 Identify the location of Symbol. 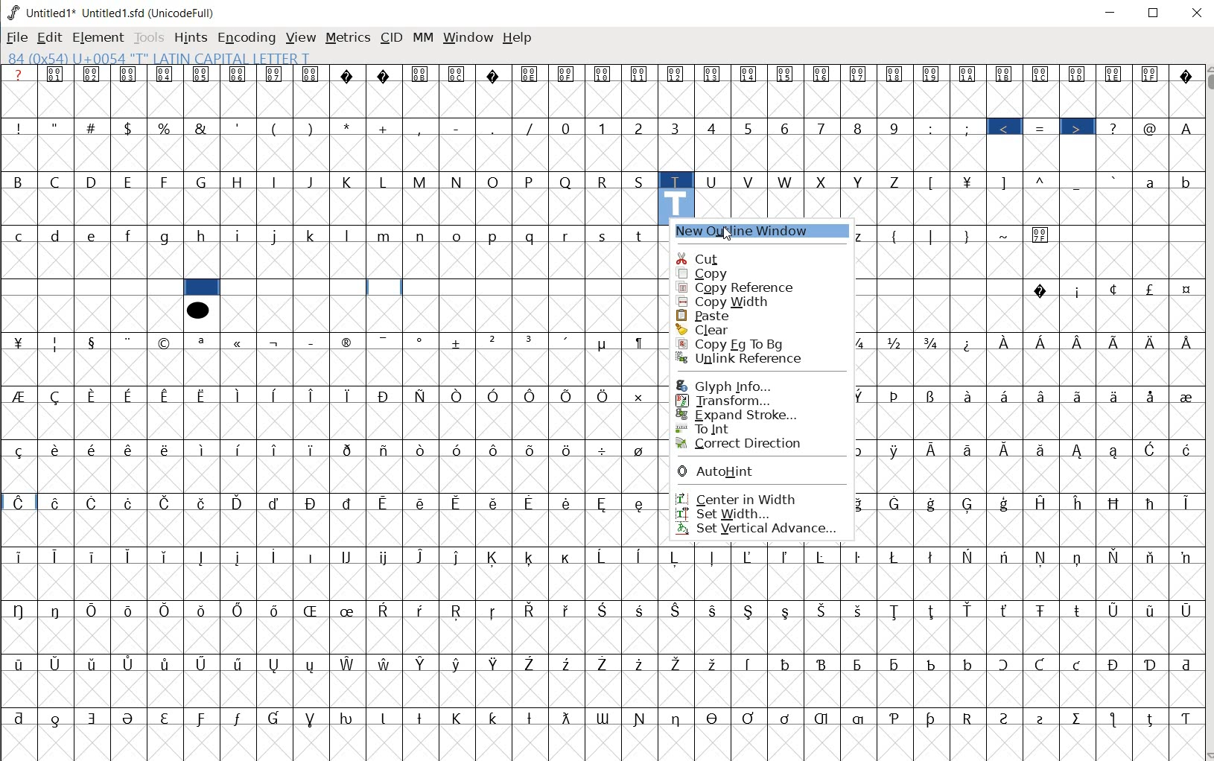
(603, 74).